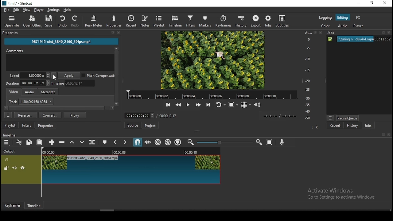  Describe the element at coordinates (61, 41) in the screenshot. I see `File name` at that location.